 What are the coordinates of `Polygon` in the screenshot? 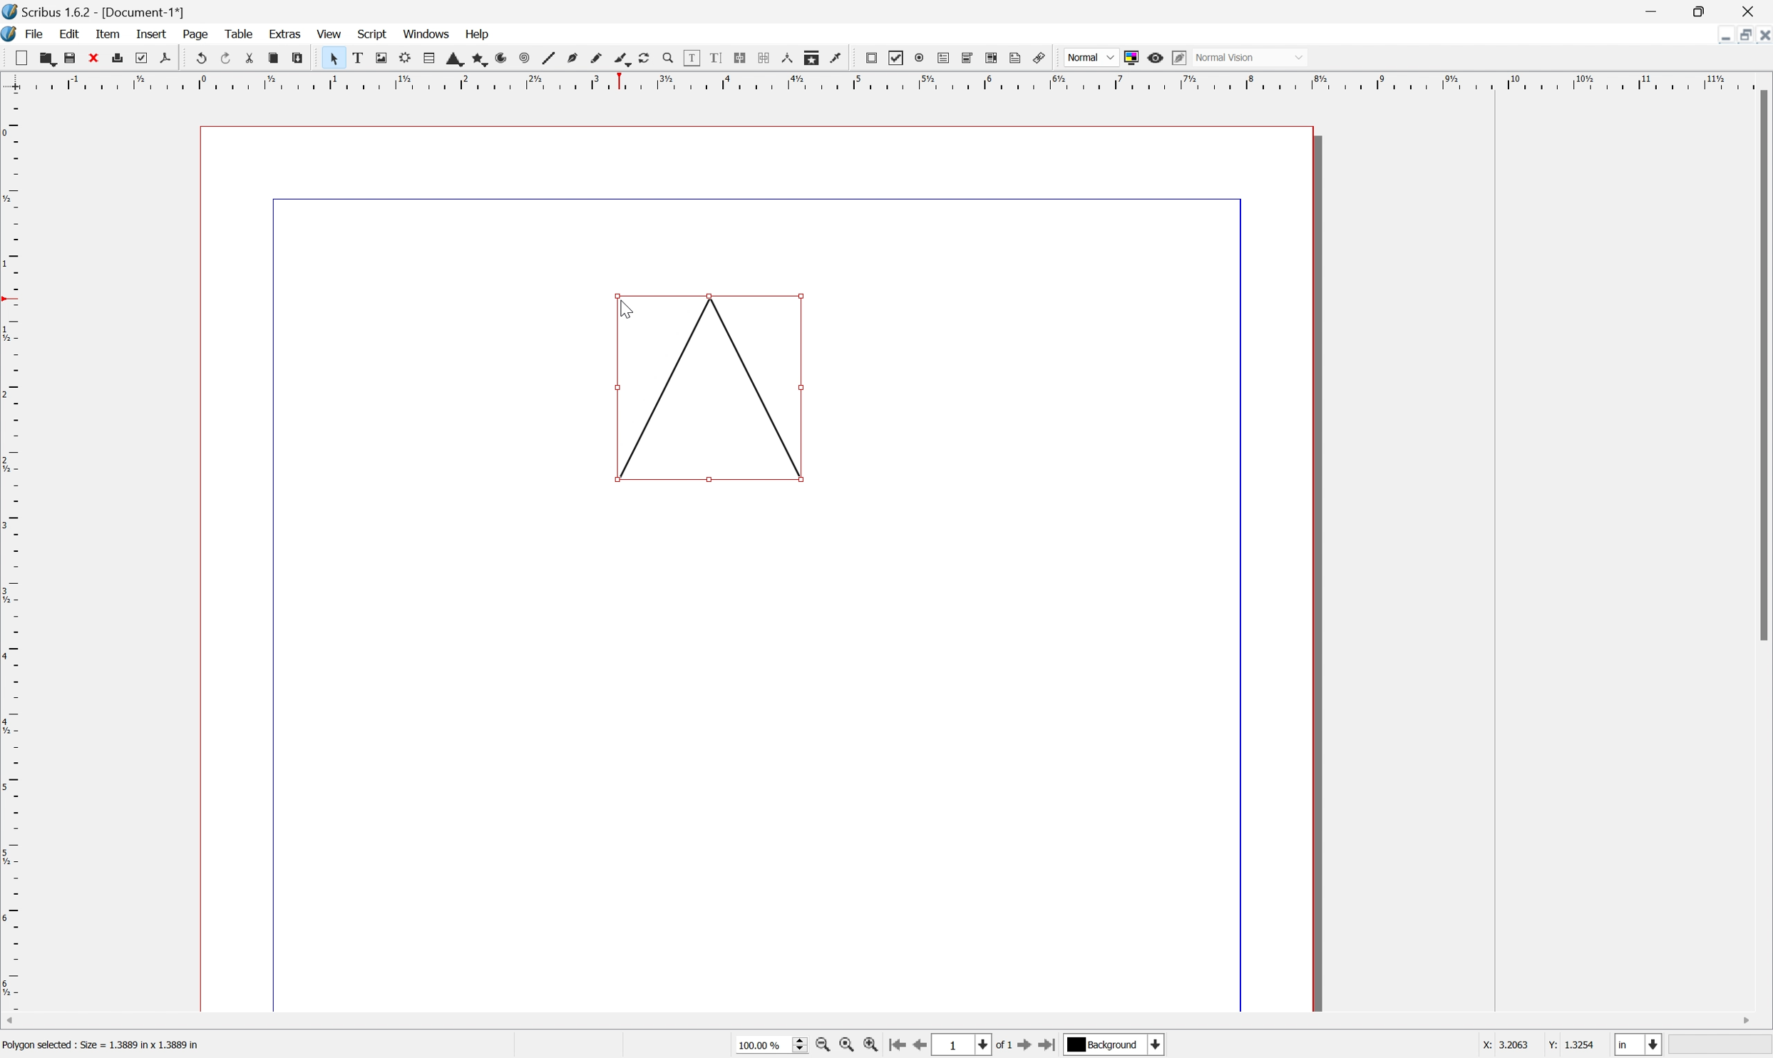 It's located at (473, 59).